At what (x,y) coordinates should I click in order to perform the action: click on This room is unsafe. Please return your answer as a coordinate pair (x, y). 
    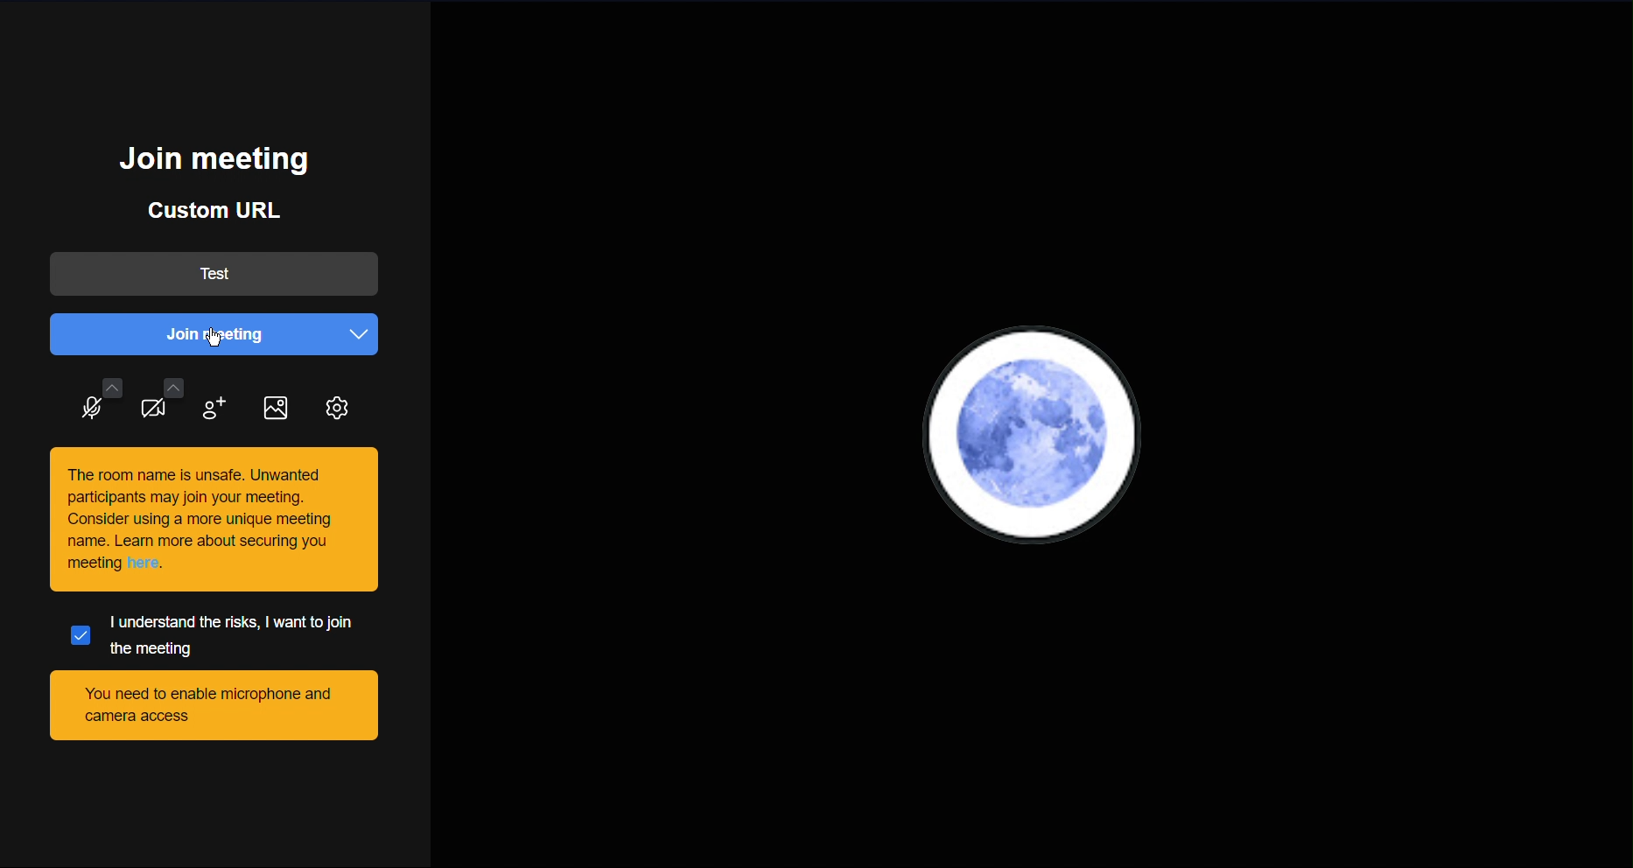
    Looking at the image, I should click on (214, 521).